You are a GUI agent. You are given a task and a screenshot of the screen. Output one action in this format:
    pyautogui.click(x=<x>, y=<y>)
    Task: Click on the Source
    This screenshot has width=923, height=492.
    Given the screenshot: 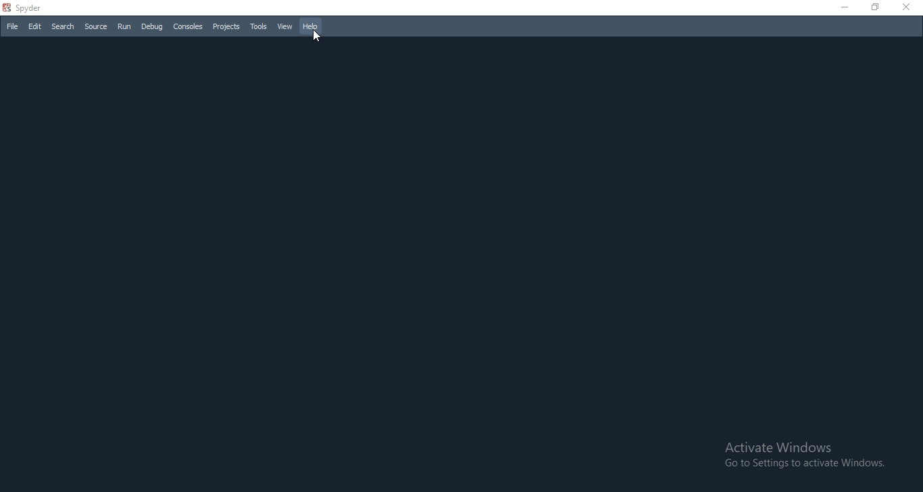 What is the action you would take?
    pyautogui.click(x=96, y=27)
    